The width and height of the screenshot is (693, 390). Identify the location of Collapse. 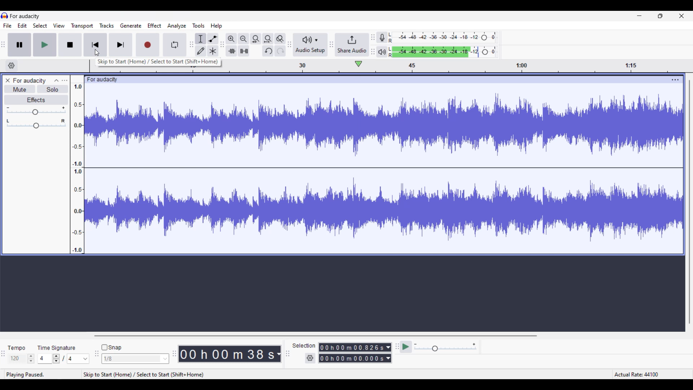
(57, 81).